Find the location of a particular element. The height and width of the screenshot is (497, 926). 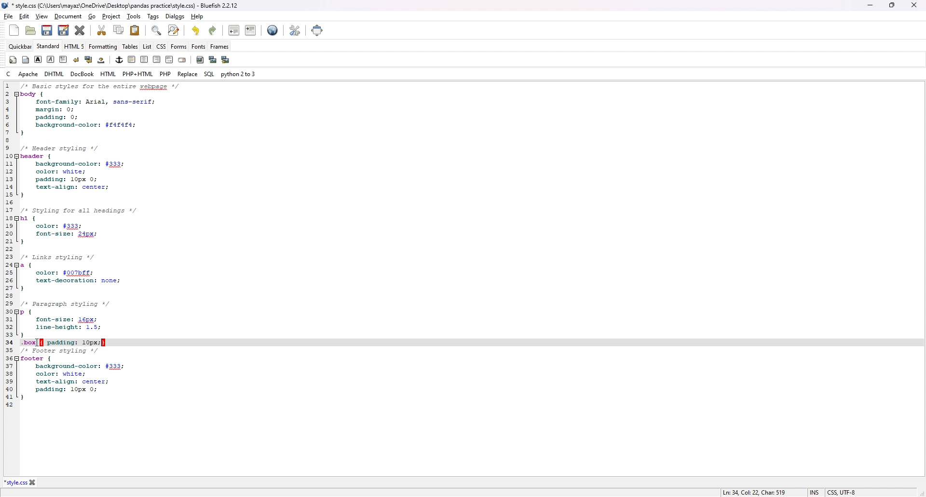

unindent is located at coordinates (234, 30).